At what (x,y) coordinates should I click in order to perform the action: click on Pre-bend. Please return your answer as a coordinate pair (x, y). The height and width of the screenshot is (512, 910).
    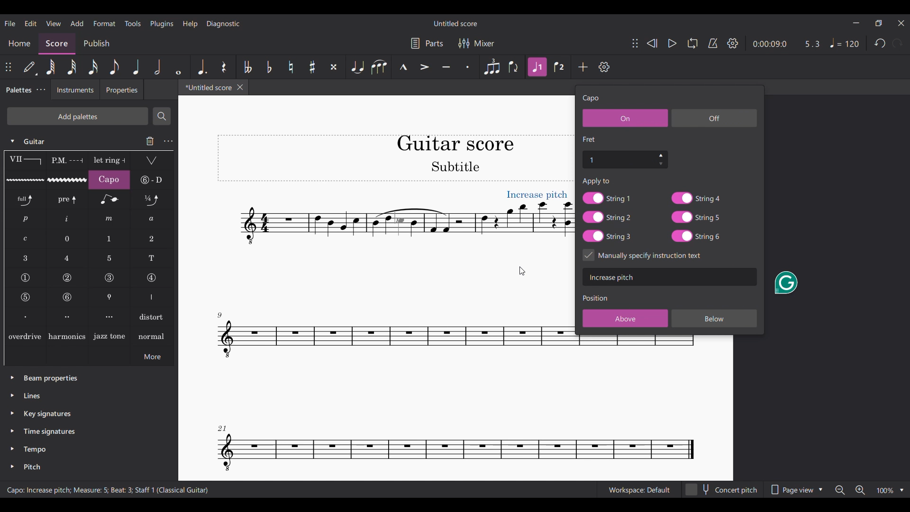
    Looking at the image, I should click on (68, 200).